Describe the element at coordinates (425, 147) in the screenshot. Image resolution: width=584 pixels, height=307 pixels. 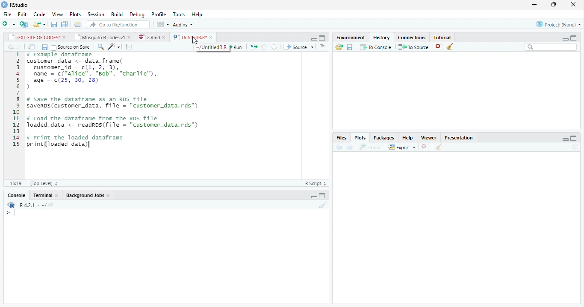
I see `close` at that location.